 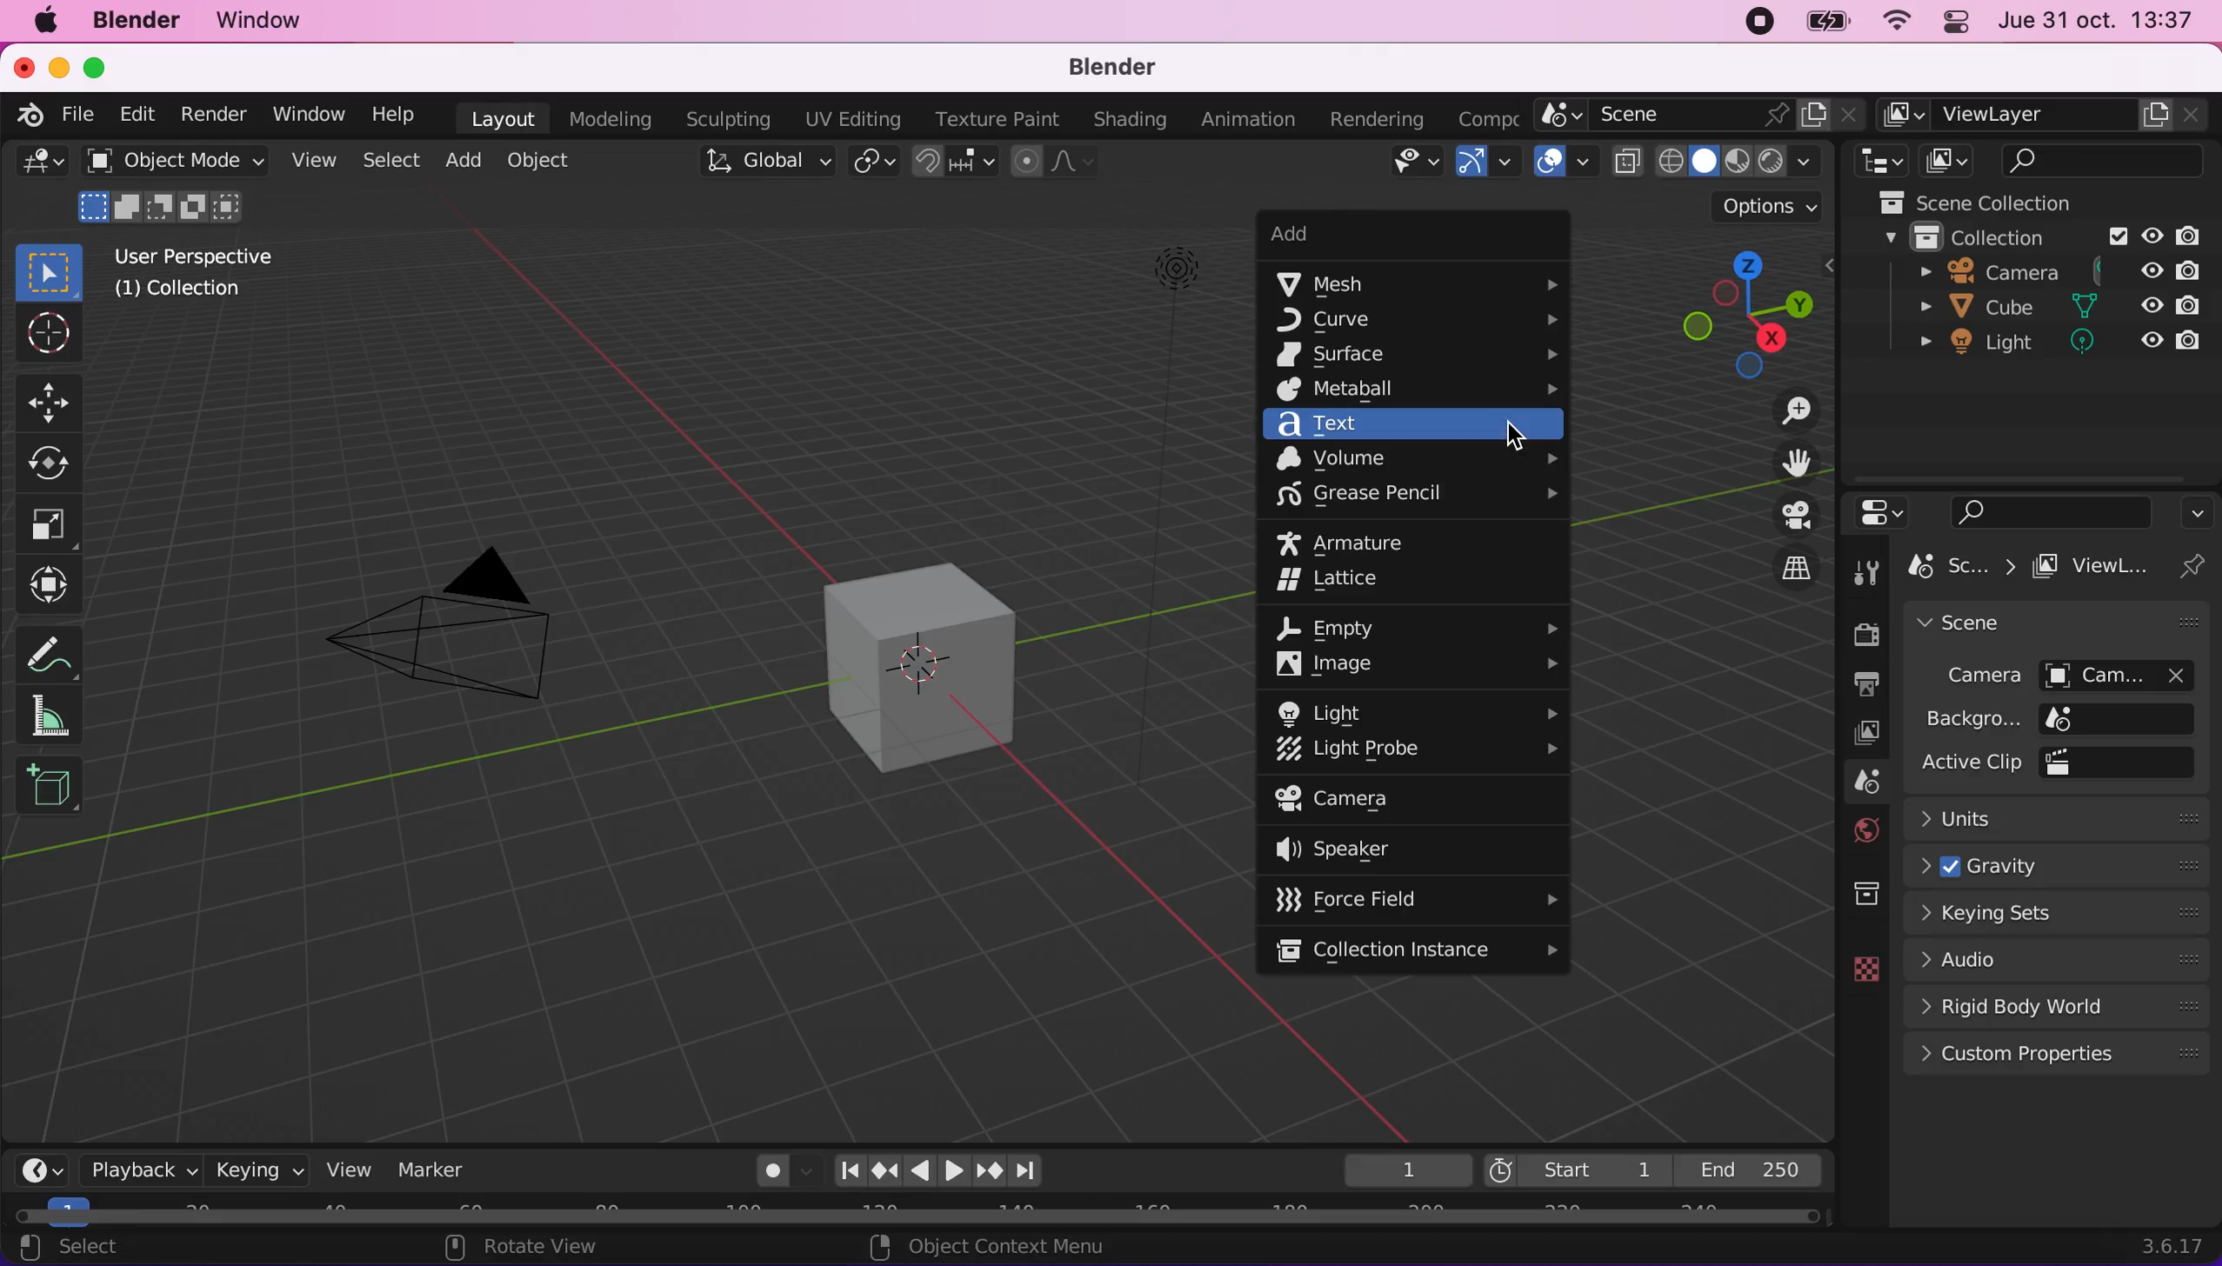 I want to click on audio, so click(x=2055, y=958).